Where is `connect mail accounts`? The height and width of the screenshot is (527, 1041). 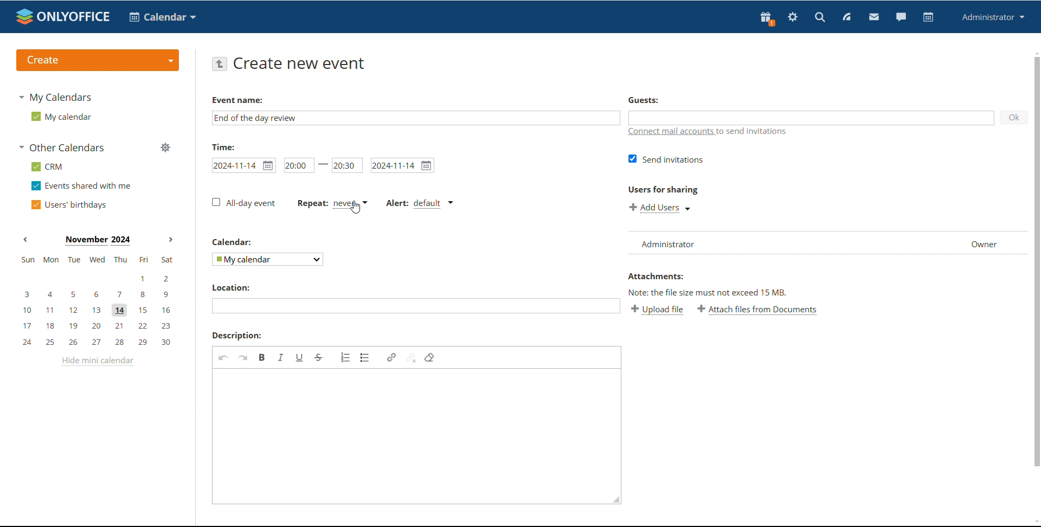
connect mail accounts is located at coordinates (712, 132).